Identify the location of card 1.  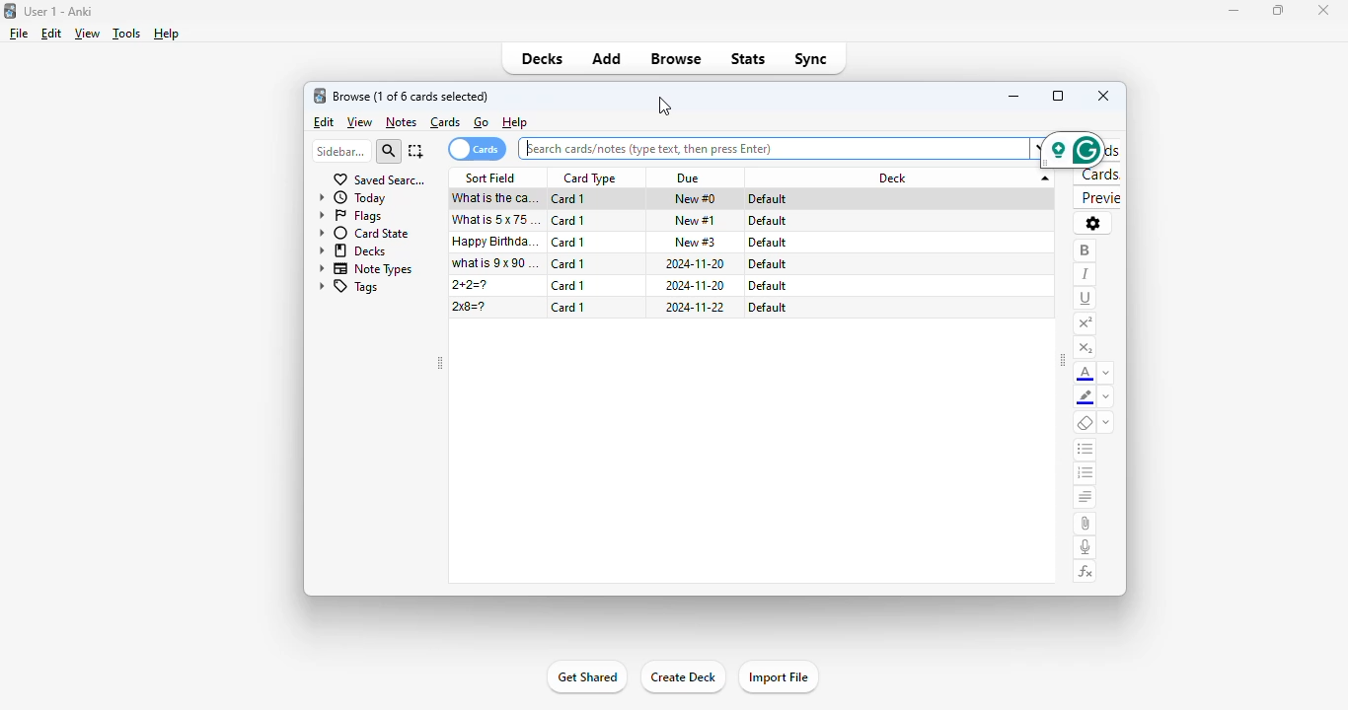
(569, 285).